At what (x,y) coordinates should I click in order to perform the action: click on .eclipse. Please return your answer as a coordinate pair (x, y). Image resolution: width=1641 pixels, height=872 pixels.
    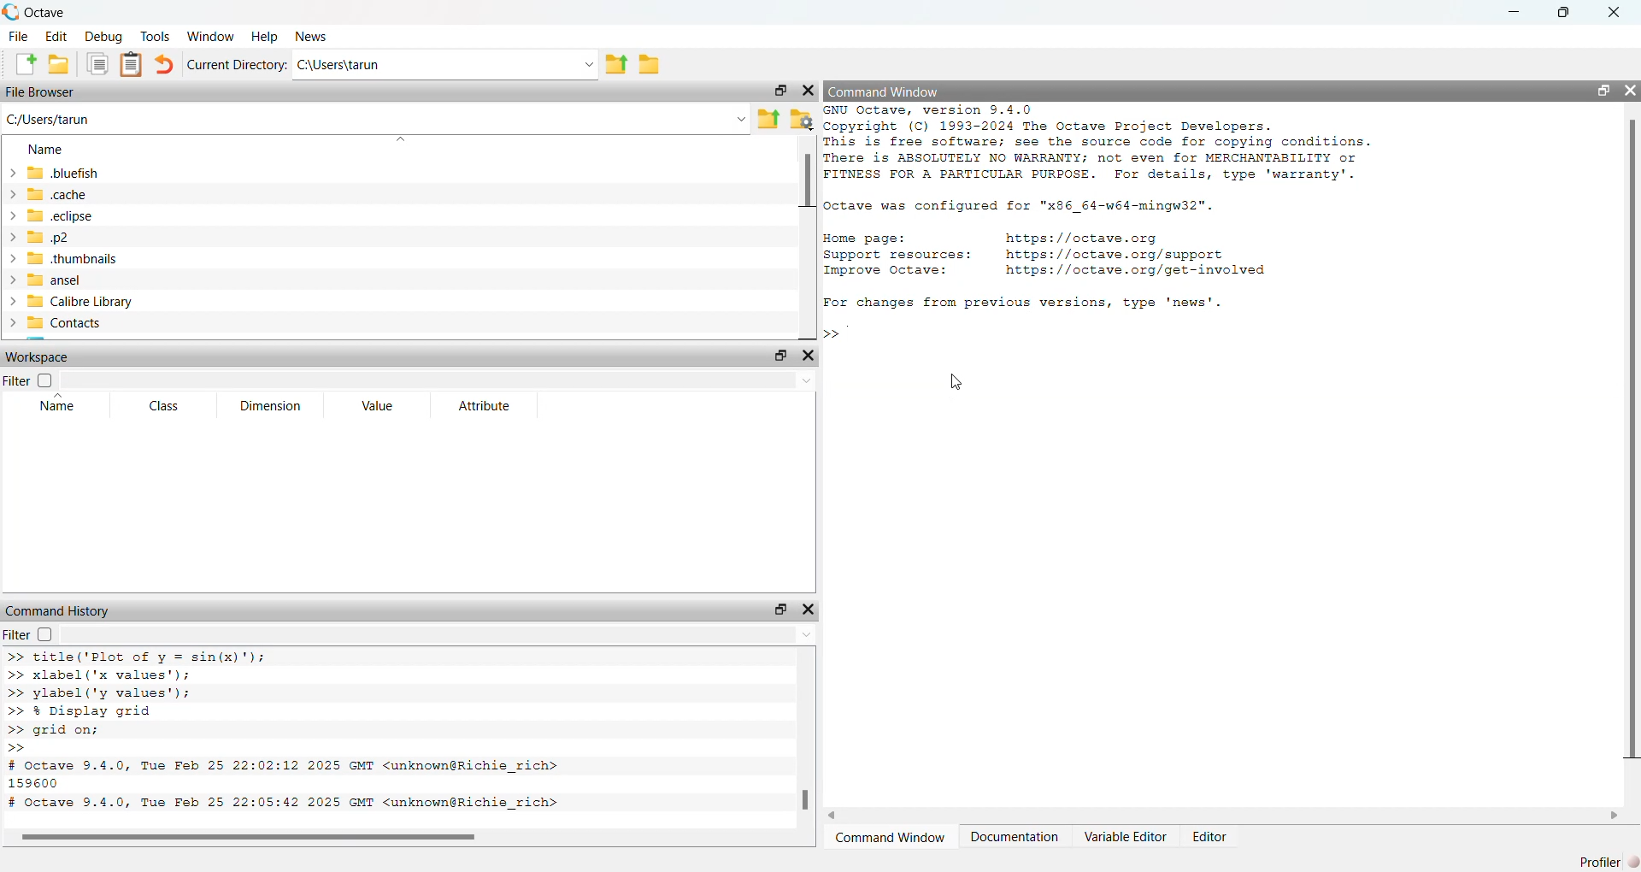
    Looking at the image, I should click on (55, 216).